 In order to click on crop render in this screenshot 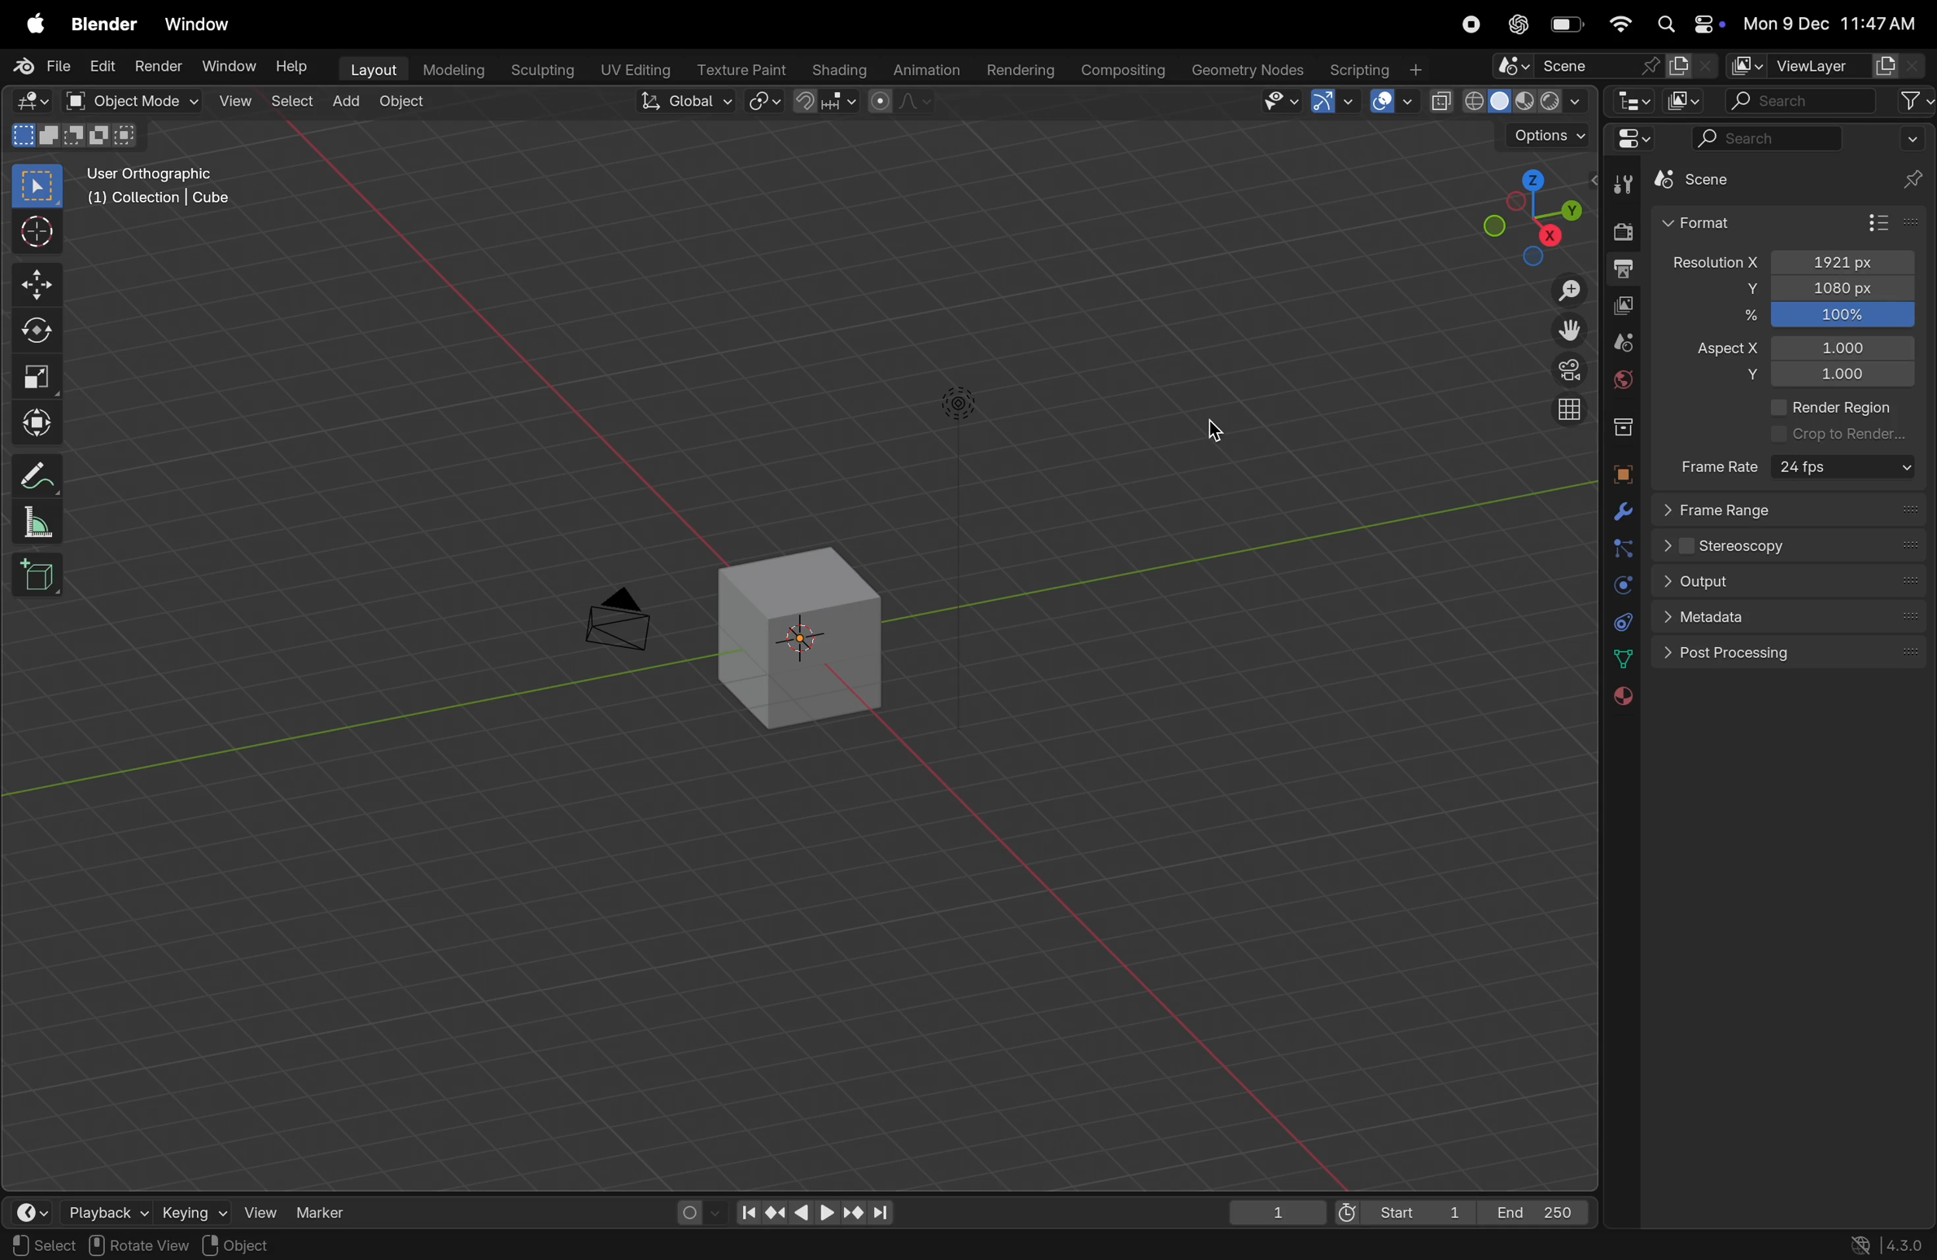, I will do `click(1839, 435)`.